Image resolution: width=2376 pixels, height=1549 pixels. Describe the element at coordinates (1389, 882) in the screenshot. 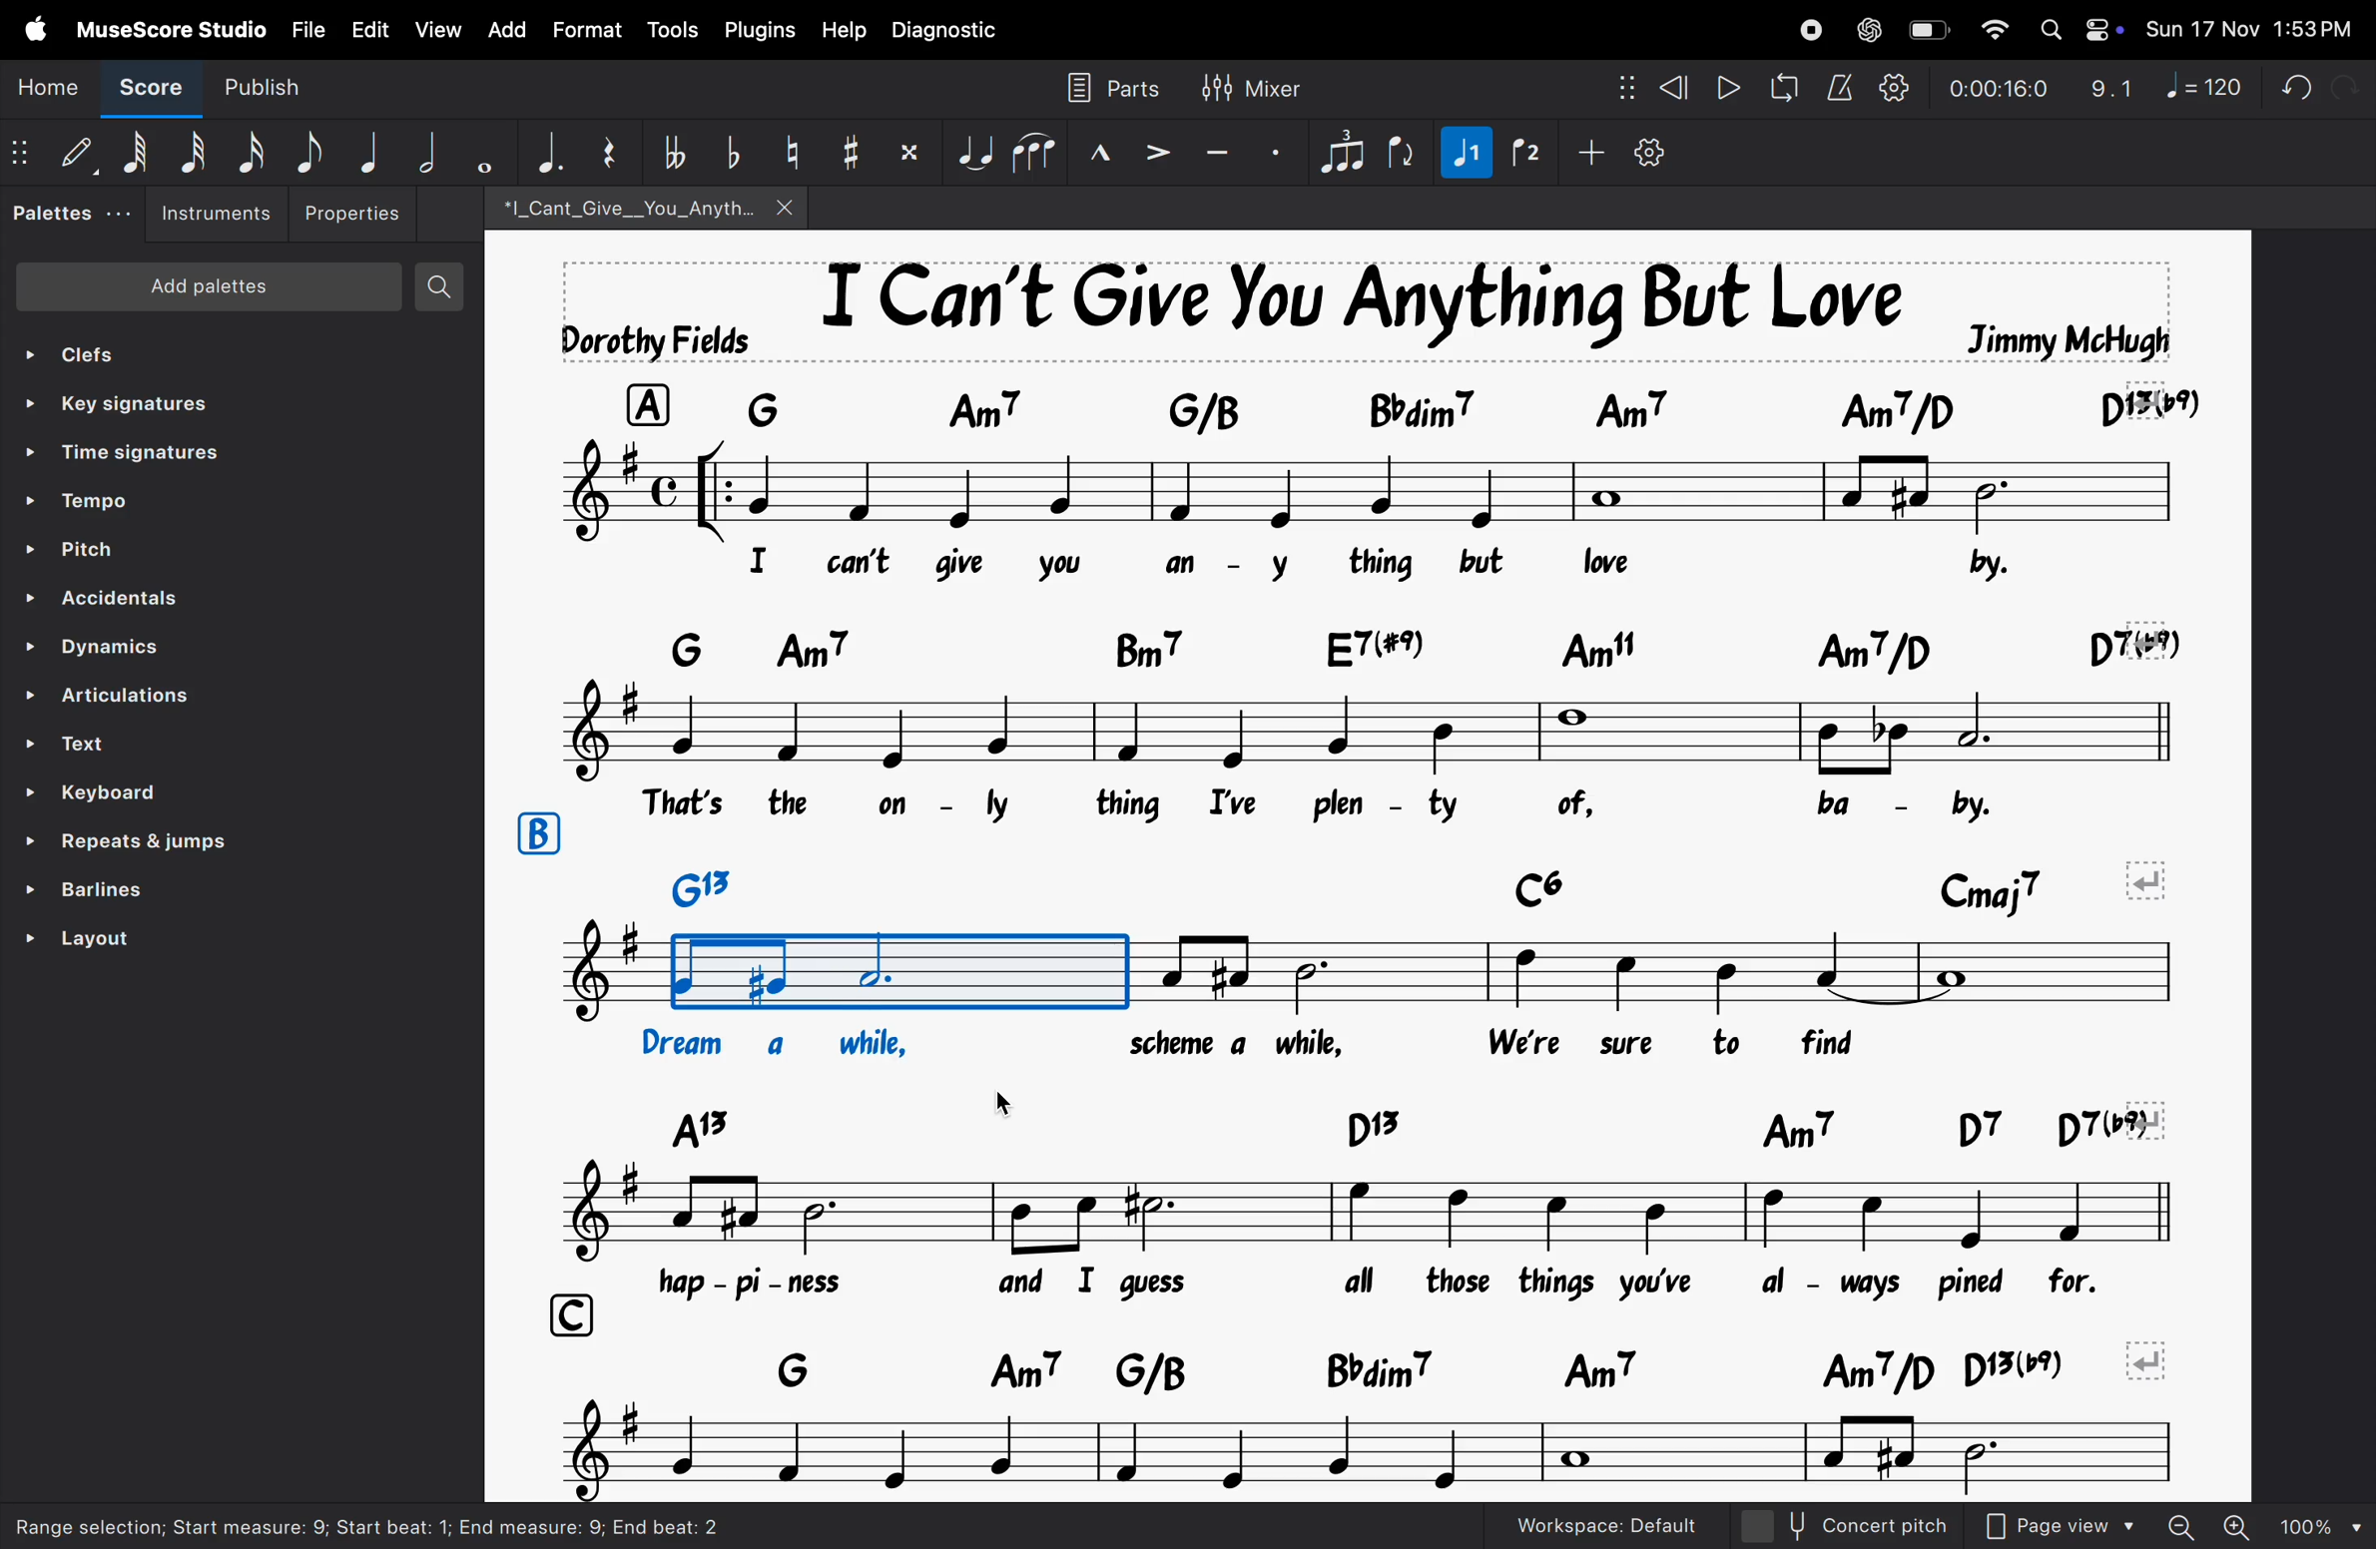

I see `keys` at that location.